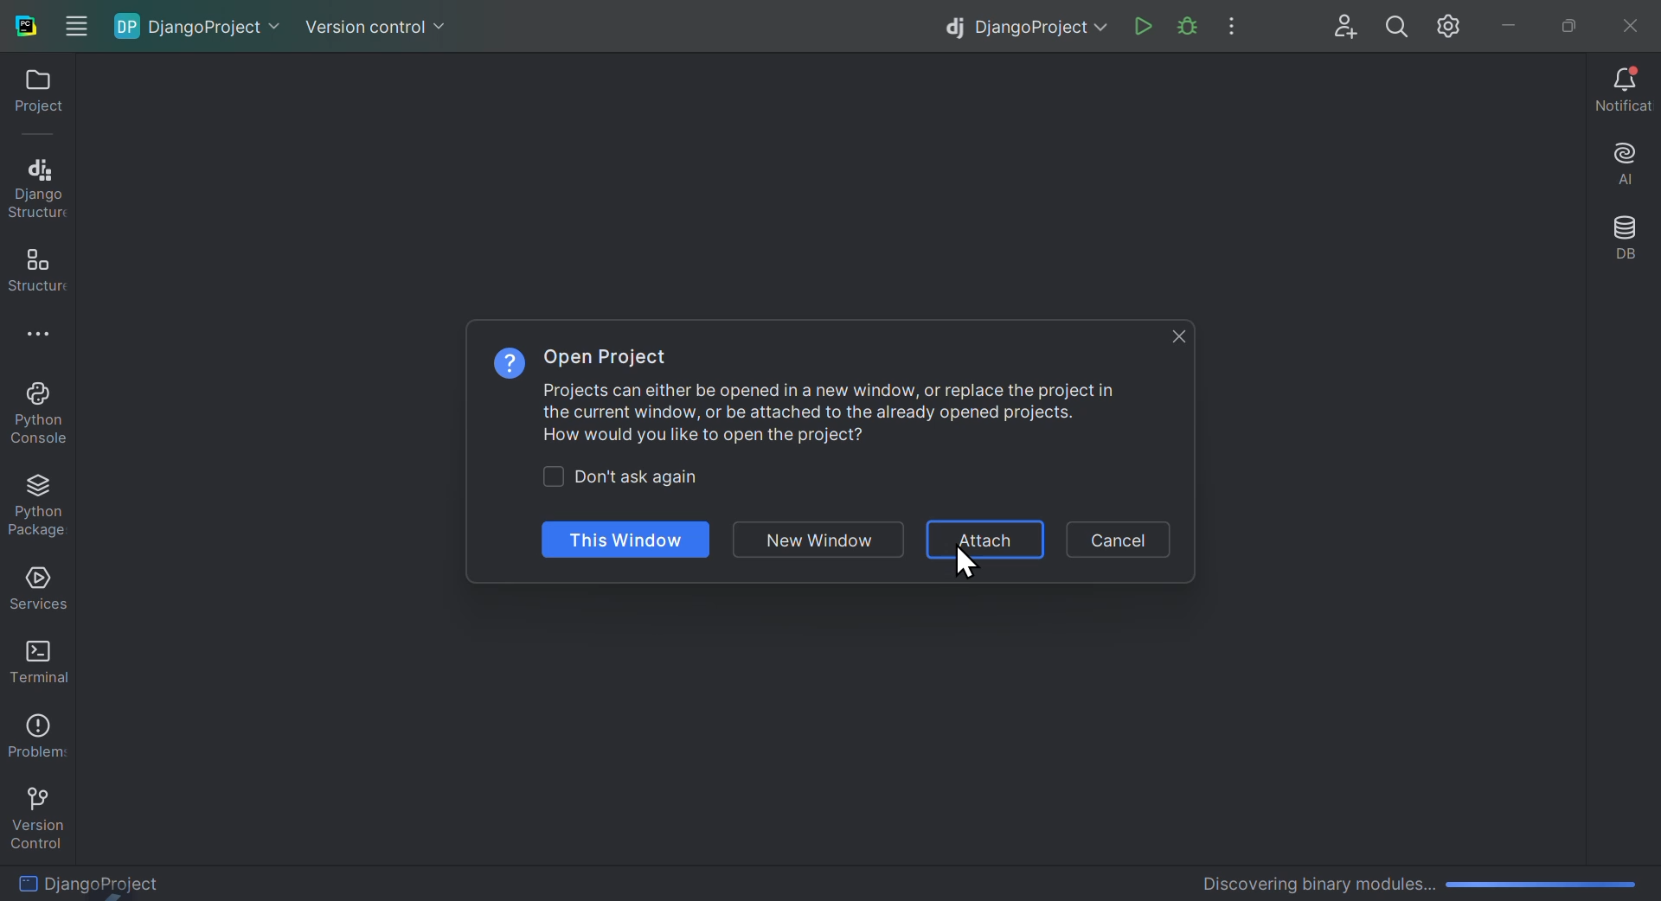 Image resolution: width=1661 pixels, height=901 pixels. I want to click on crusor, so click(964, 570).